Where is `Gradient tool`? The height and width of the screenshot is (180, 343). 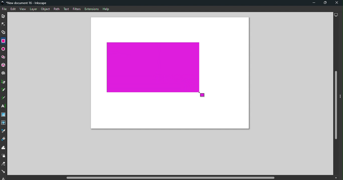 Gradient tool is located at coordinates (4, 115).